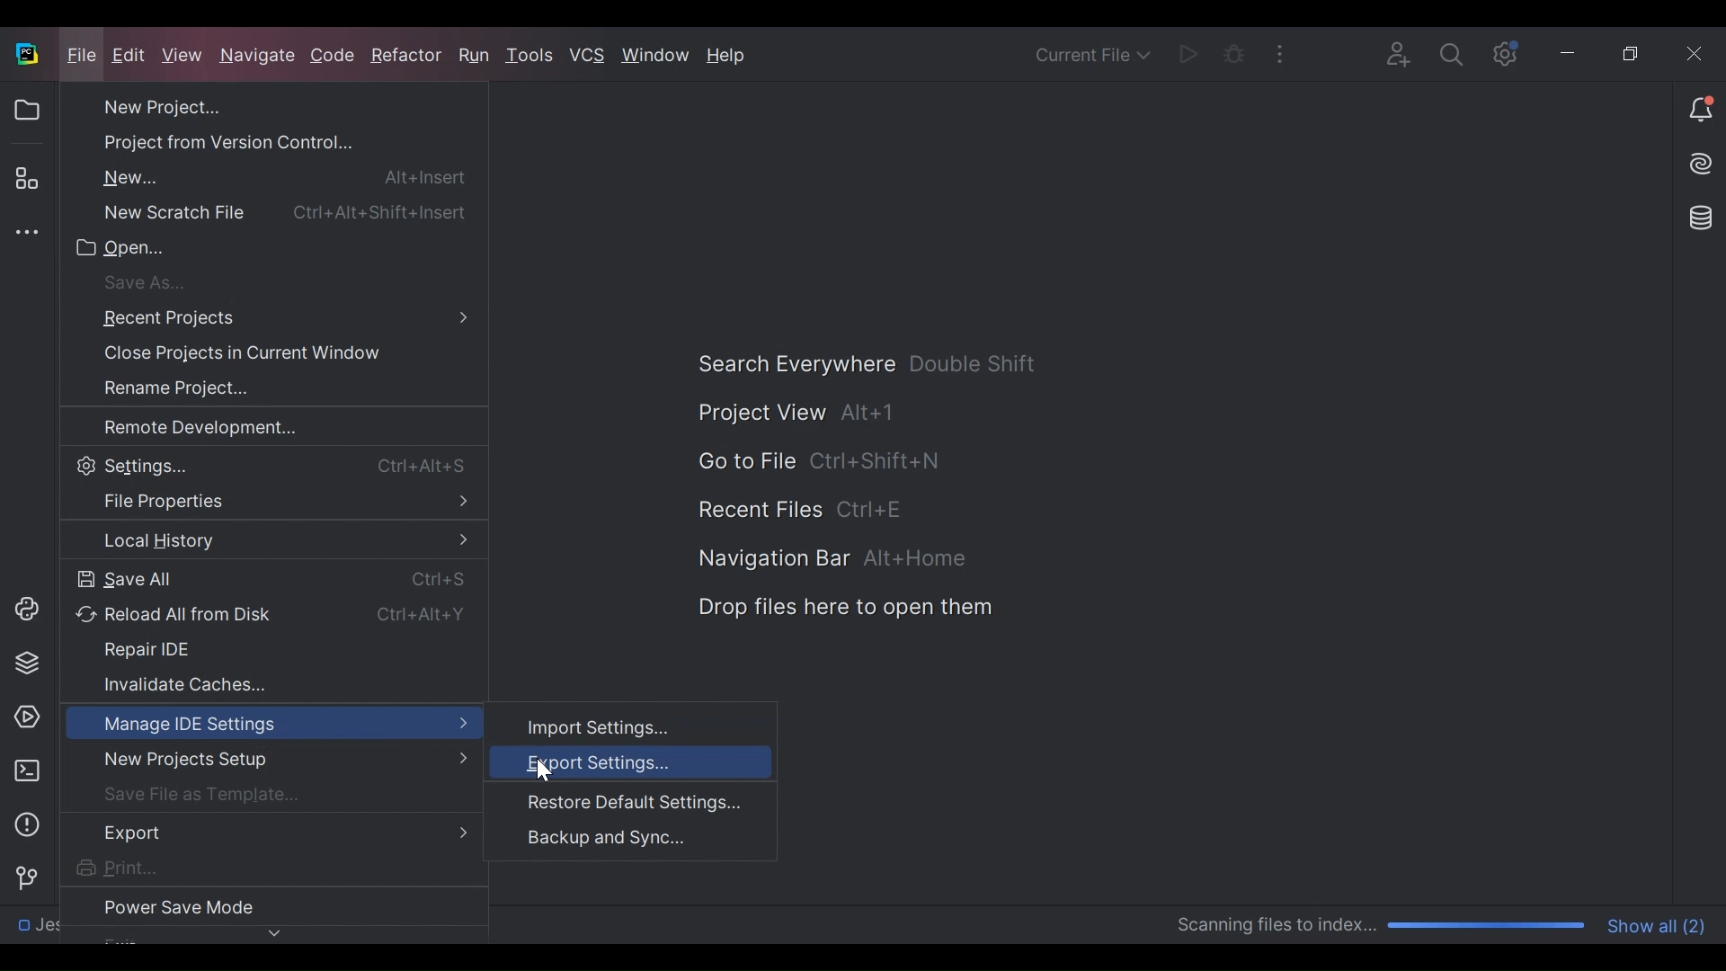 Image resolution: width=1726 pixels, height=971 pixels. Describe the element at coordinates (248, 869) in the screenshot. I see `Print` at that location.